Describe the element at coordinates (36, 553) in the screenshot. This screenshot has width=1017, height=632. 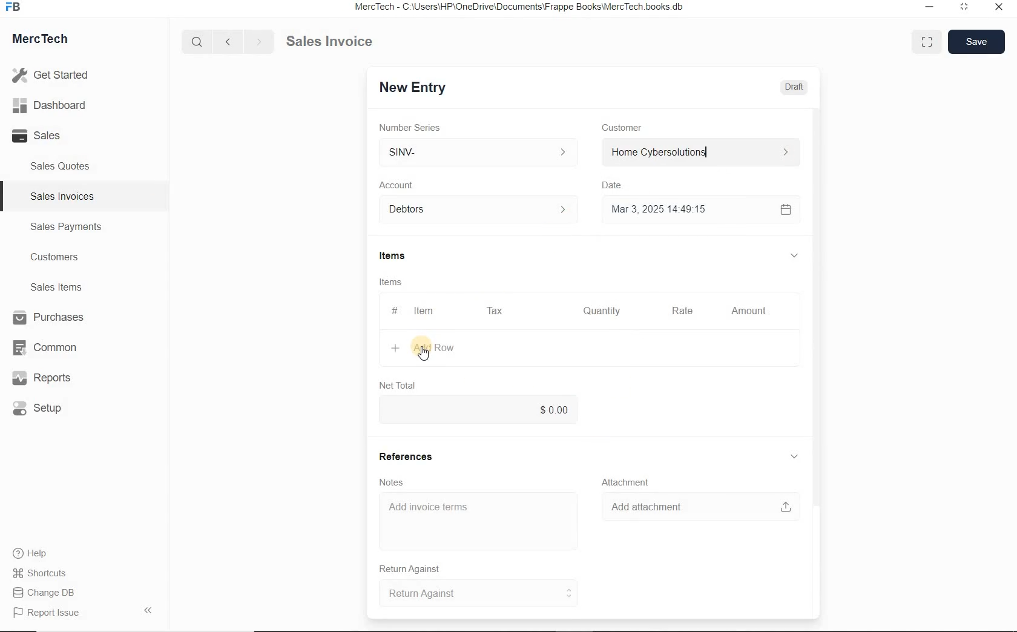
I see `Help` at that location.